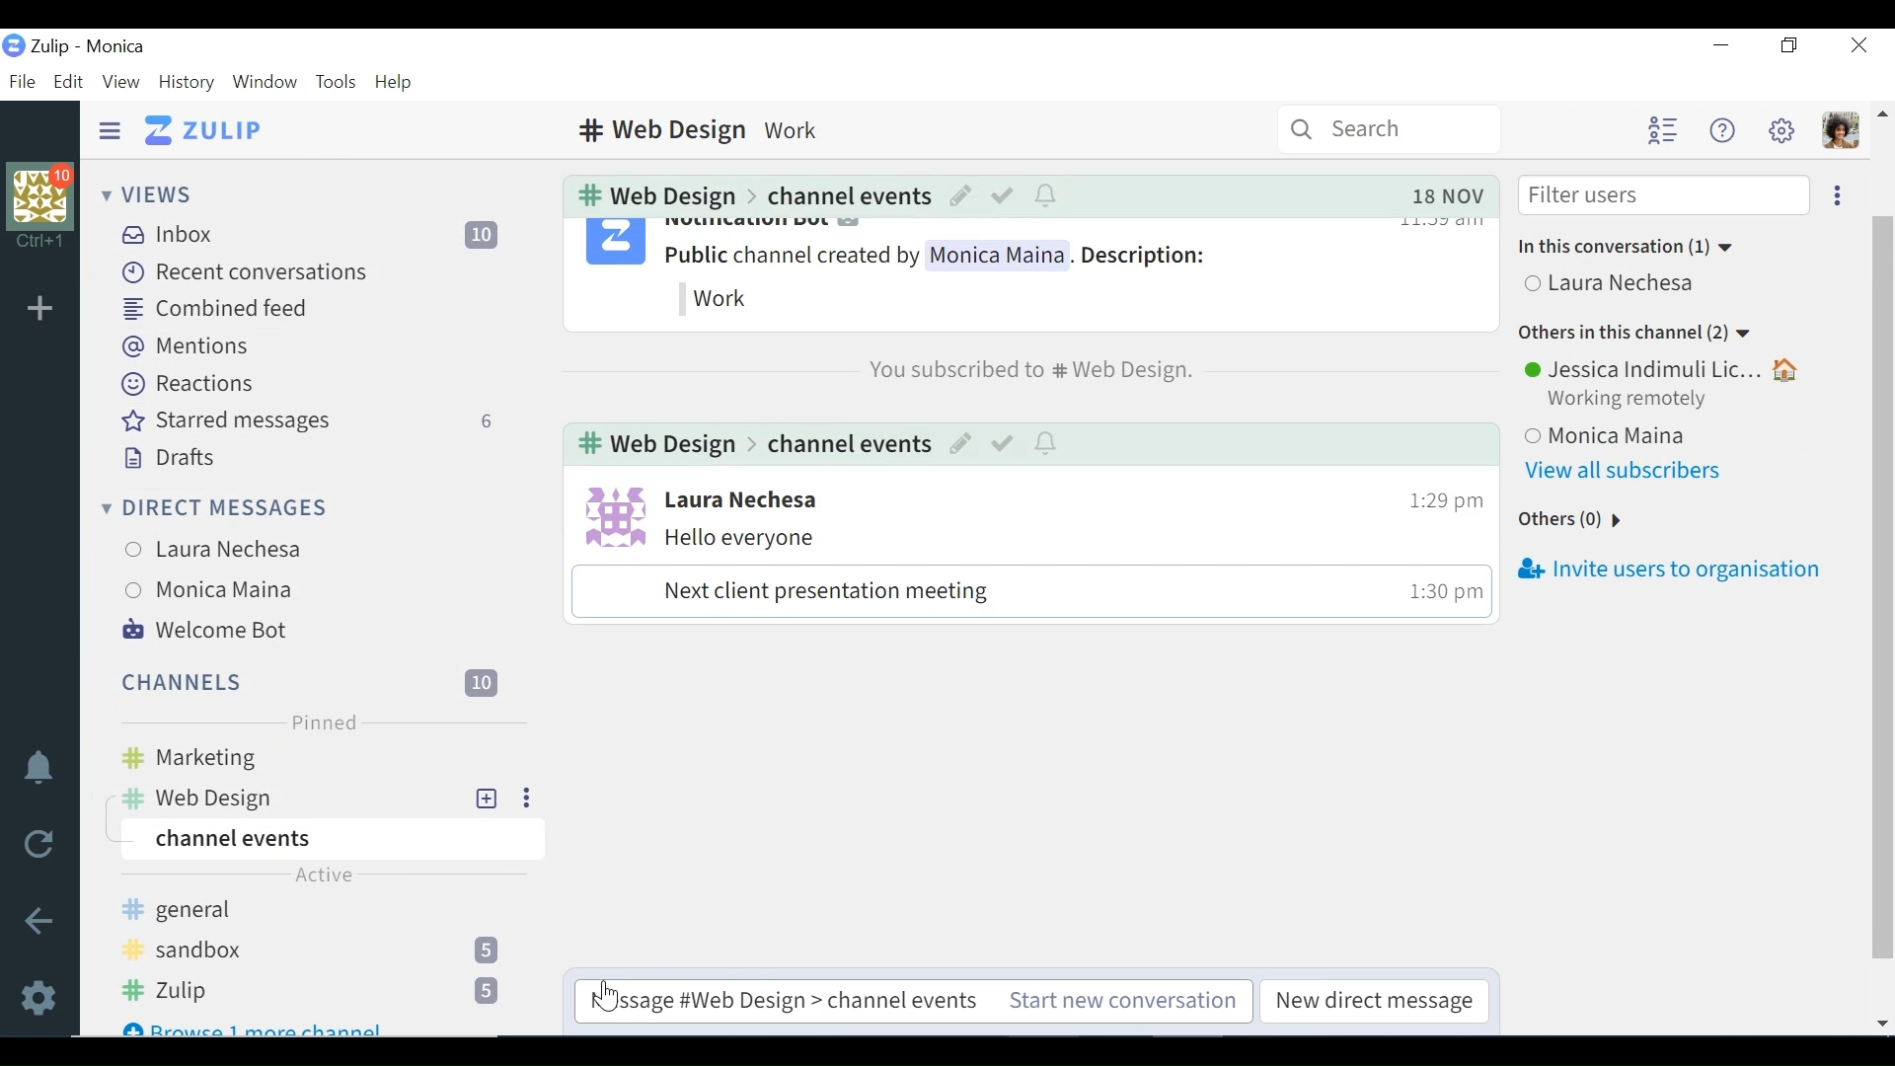 The height and width of the screenshot is (1066, 1895). Describe the element at coordinates (1790, 47) in the screenshot. I see `Restore` at that location.